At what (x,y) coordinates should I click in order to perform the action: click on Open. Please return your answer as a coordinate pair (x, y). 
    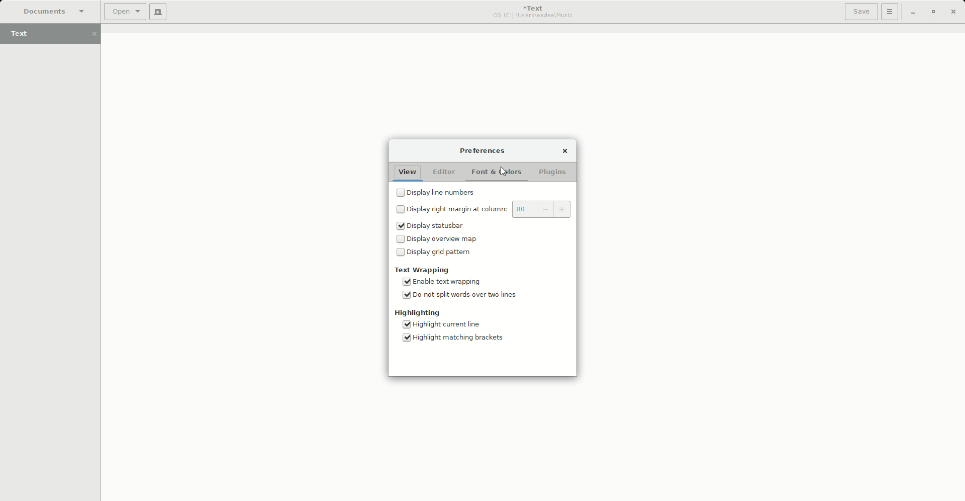
    Looking at the image, I should click on (125, 12).